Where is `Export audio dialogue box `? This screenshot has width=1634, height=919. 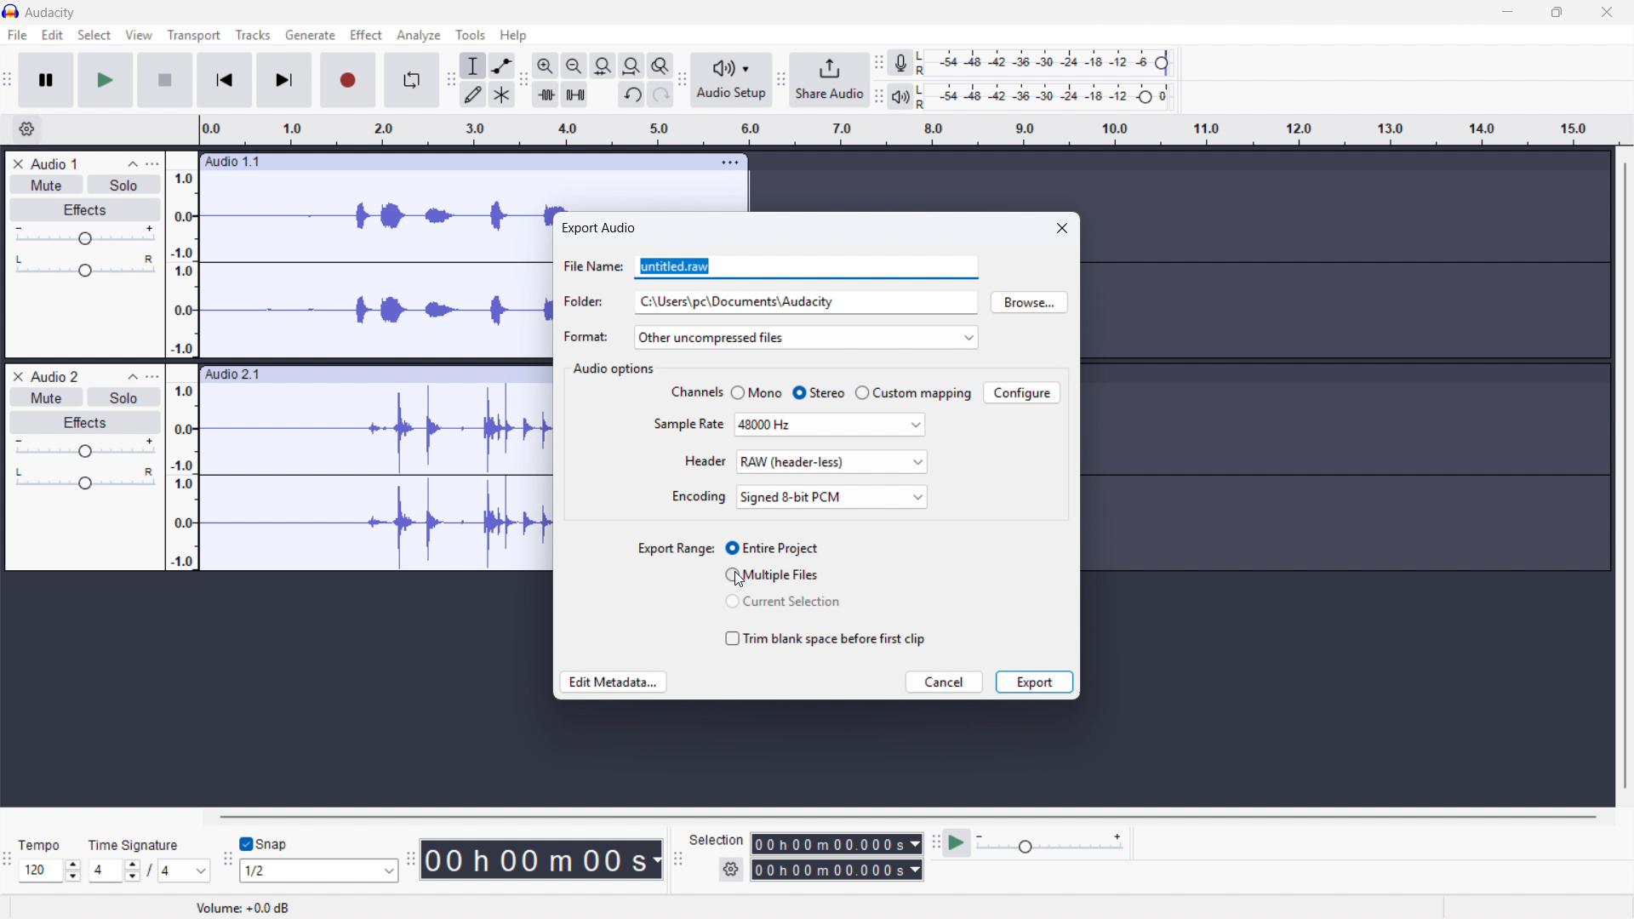
Export audio dialogue box  is located at coordinates (598, 228).